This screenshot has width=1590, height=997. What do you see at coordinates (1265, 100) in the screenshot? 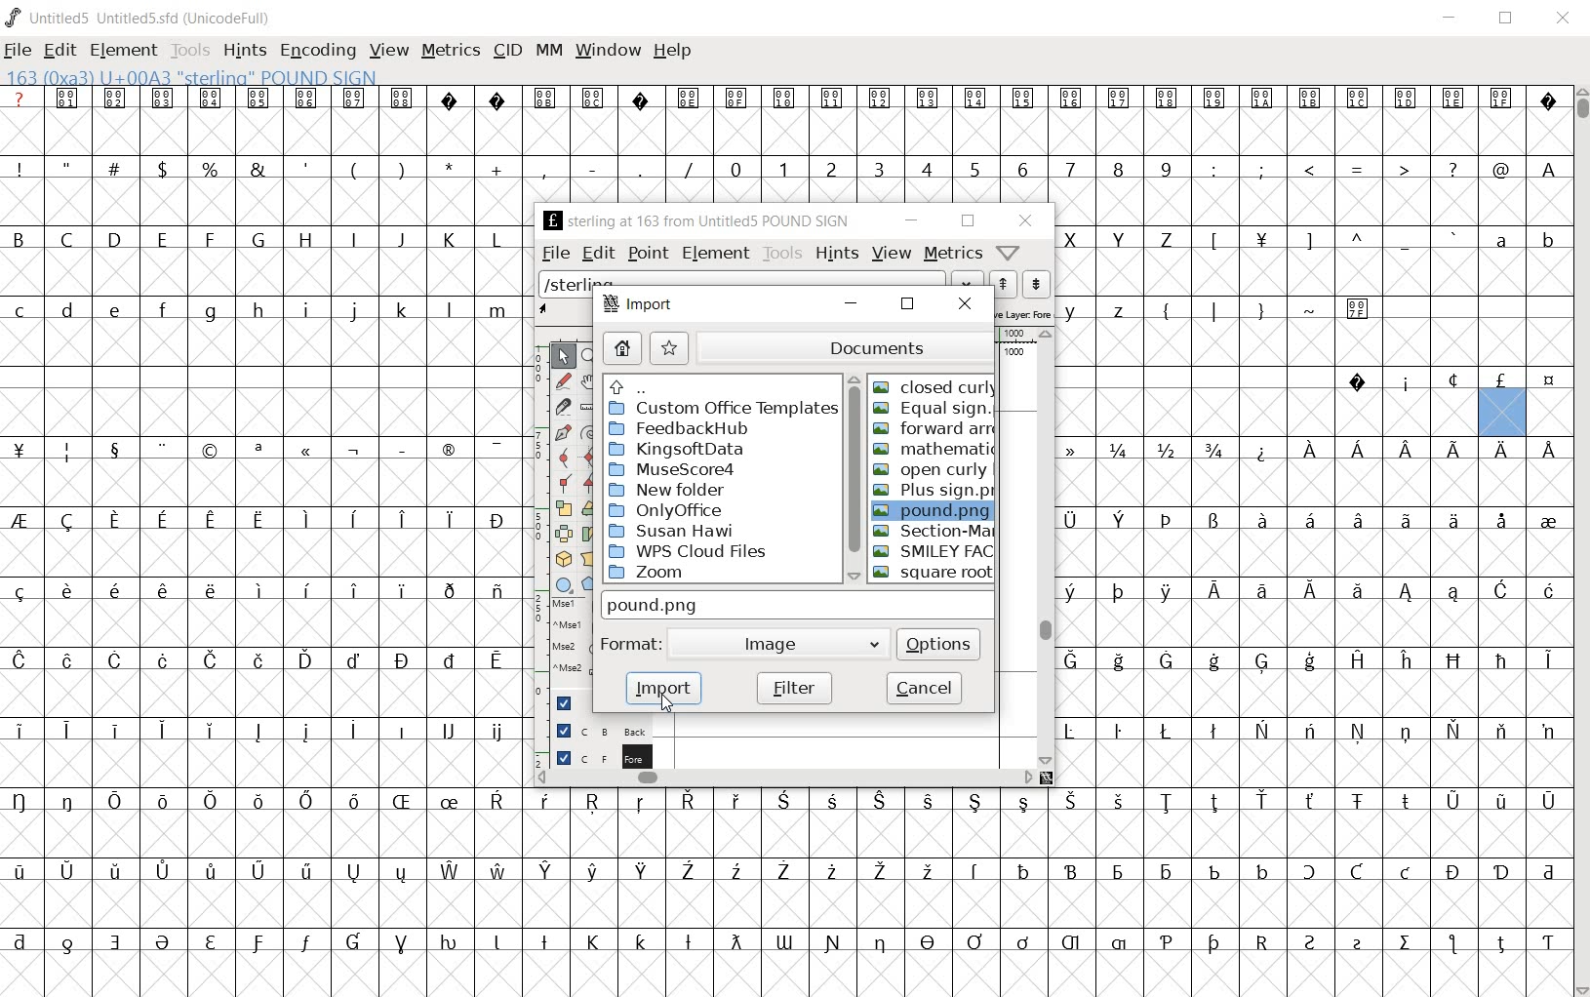
I see `Symbol` at bounding box center [1265, 100].